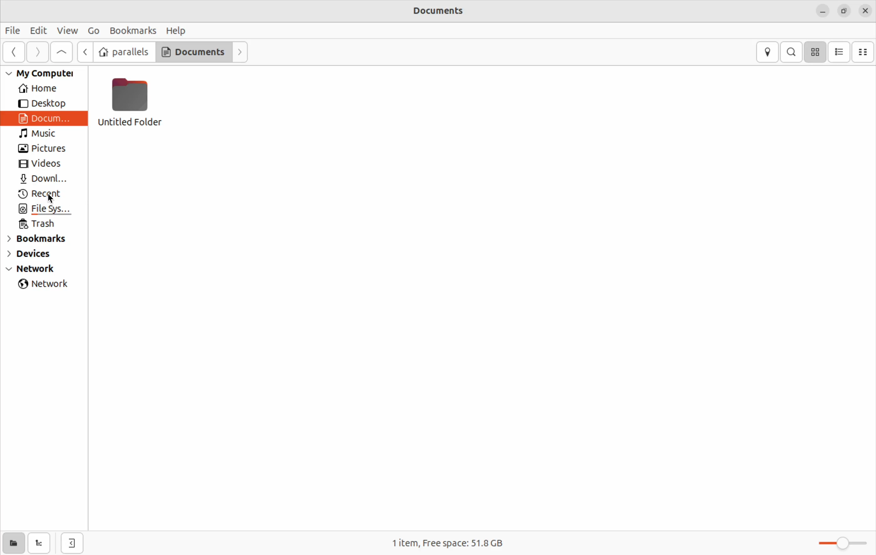 This screenshot has width=876, height=555. What do you see at coordinates (448, 11) in the screenshot?
I see `documents` at bounding box center [448, 11].